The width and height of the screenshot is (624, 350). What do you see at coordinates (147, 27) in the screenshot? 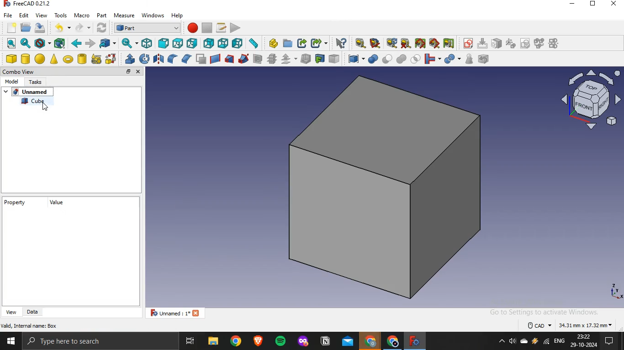
I see `workbench` at bounding box center [147, 27].